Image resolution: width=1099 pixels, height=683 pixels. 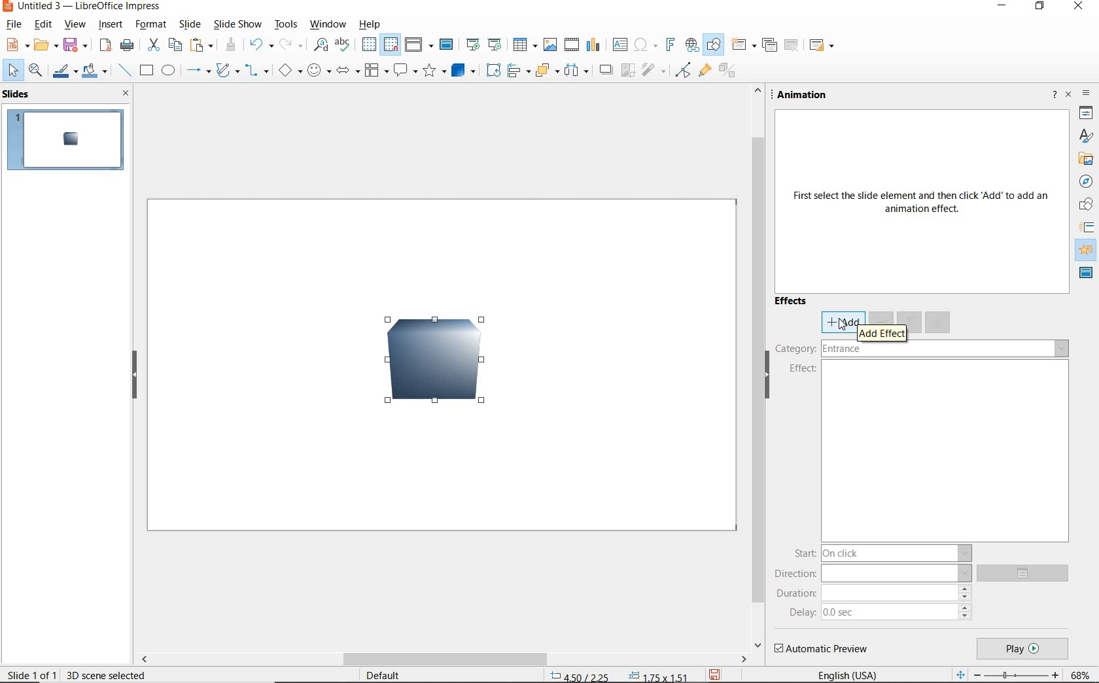 I want to click on undo, so click(x=260, y=44).